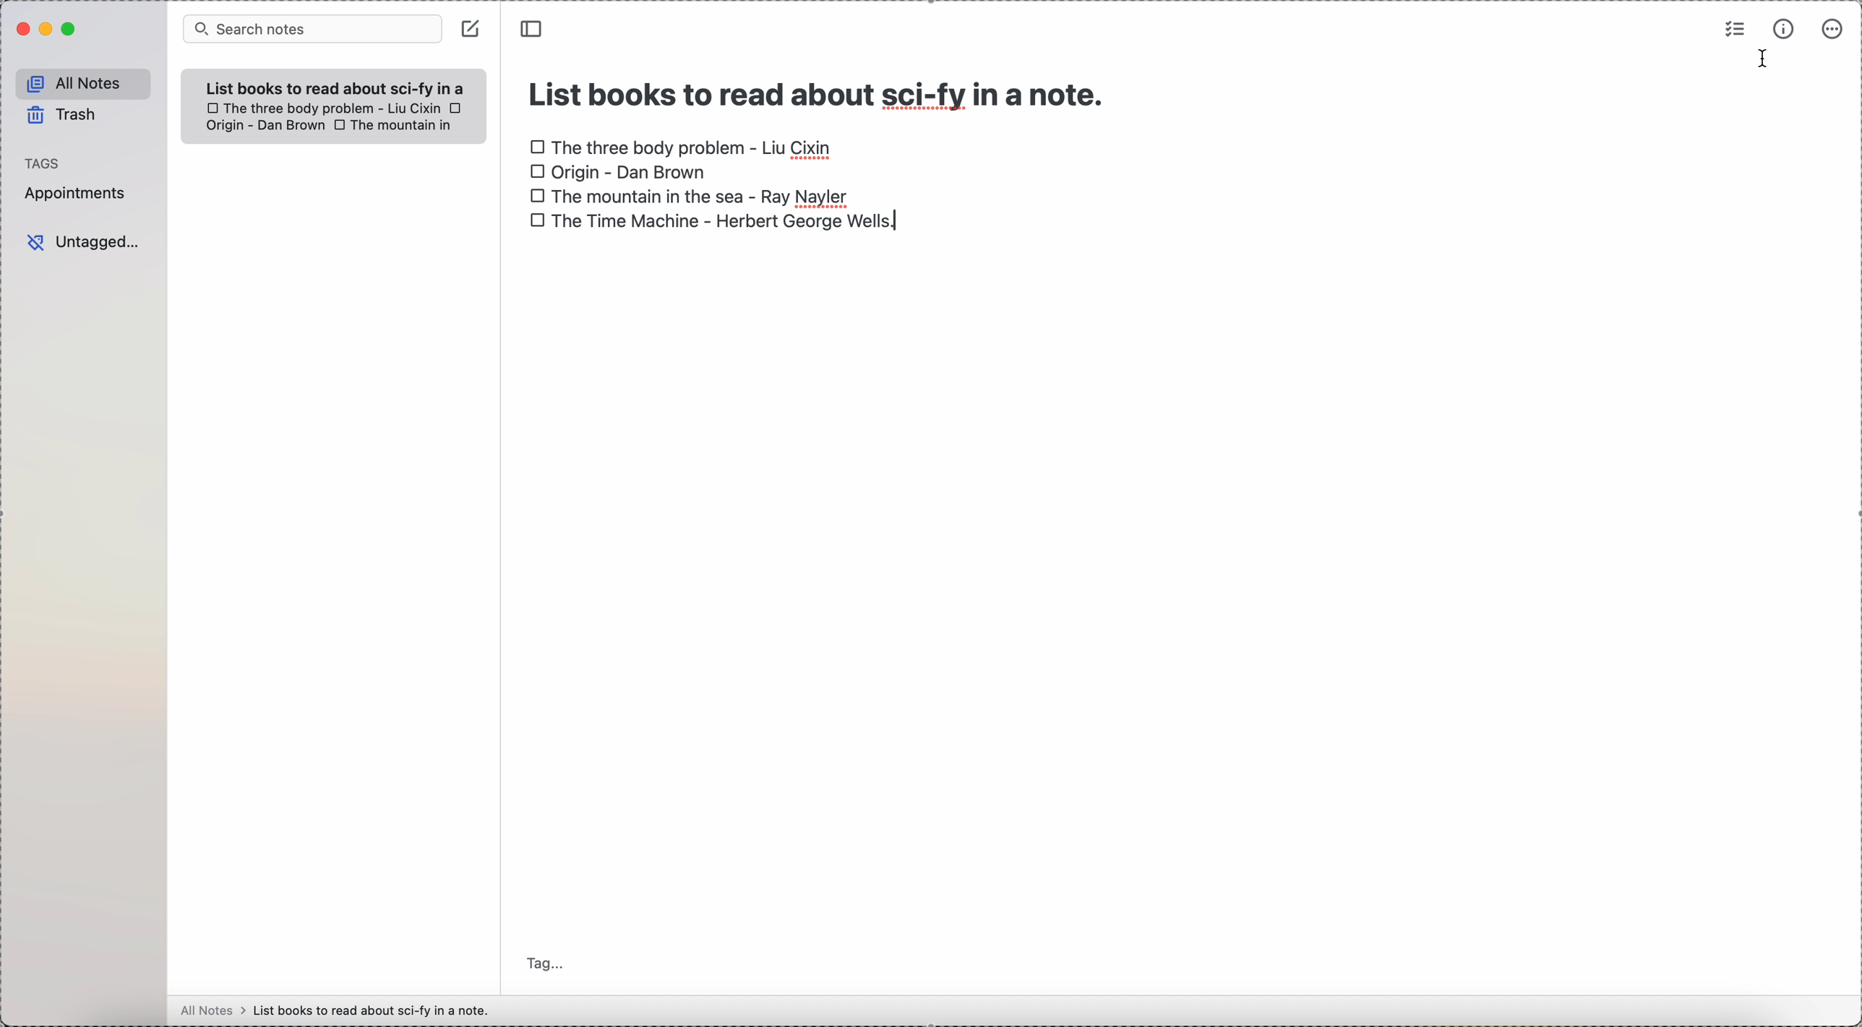  I want to click on checkbox The Three body problem - Liu Cixin book, so click(682, 144).